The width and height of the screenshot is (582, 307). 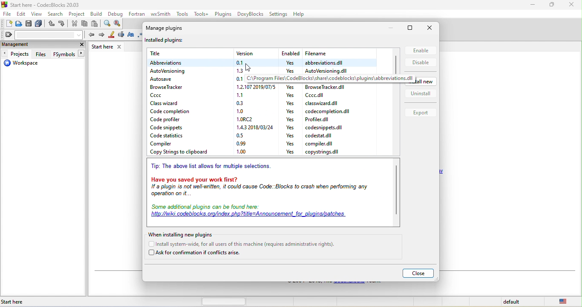 What do you see at coordinates (75, 23) in the screenshot?
I see `cut` at bounding box center [75, 23].